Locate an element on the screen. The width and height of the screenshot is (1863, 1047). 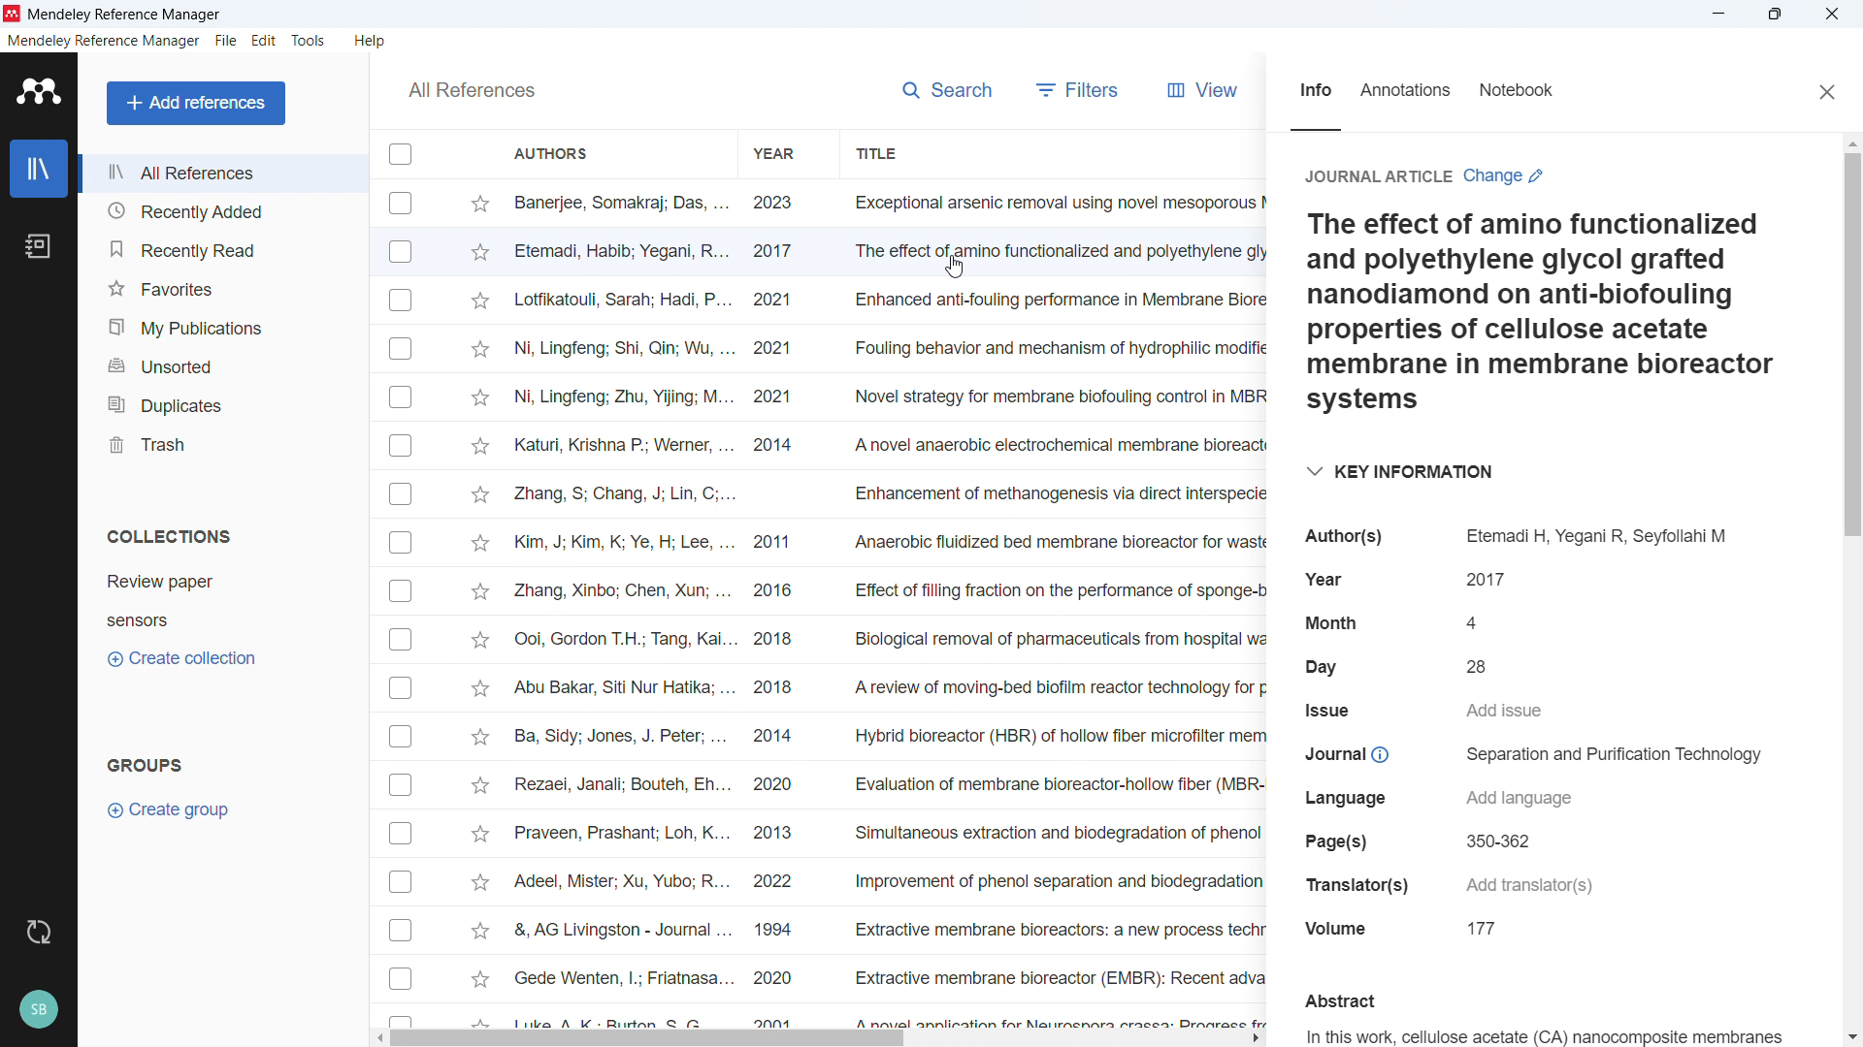
Abstract  is located at coordinates (1540, 1016).